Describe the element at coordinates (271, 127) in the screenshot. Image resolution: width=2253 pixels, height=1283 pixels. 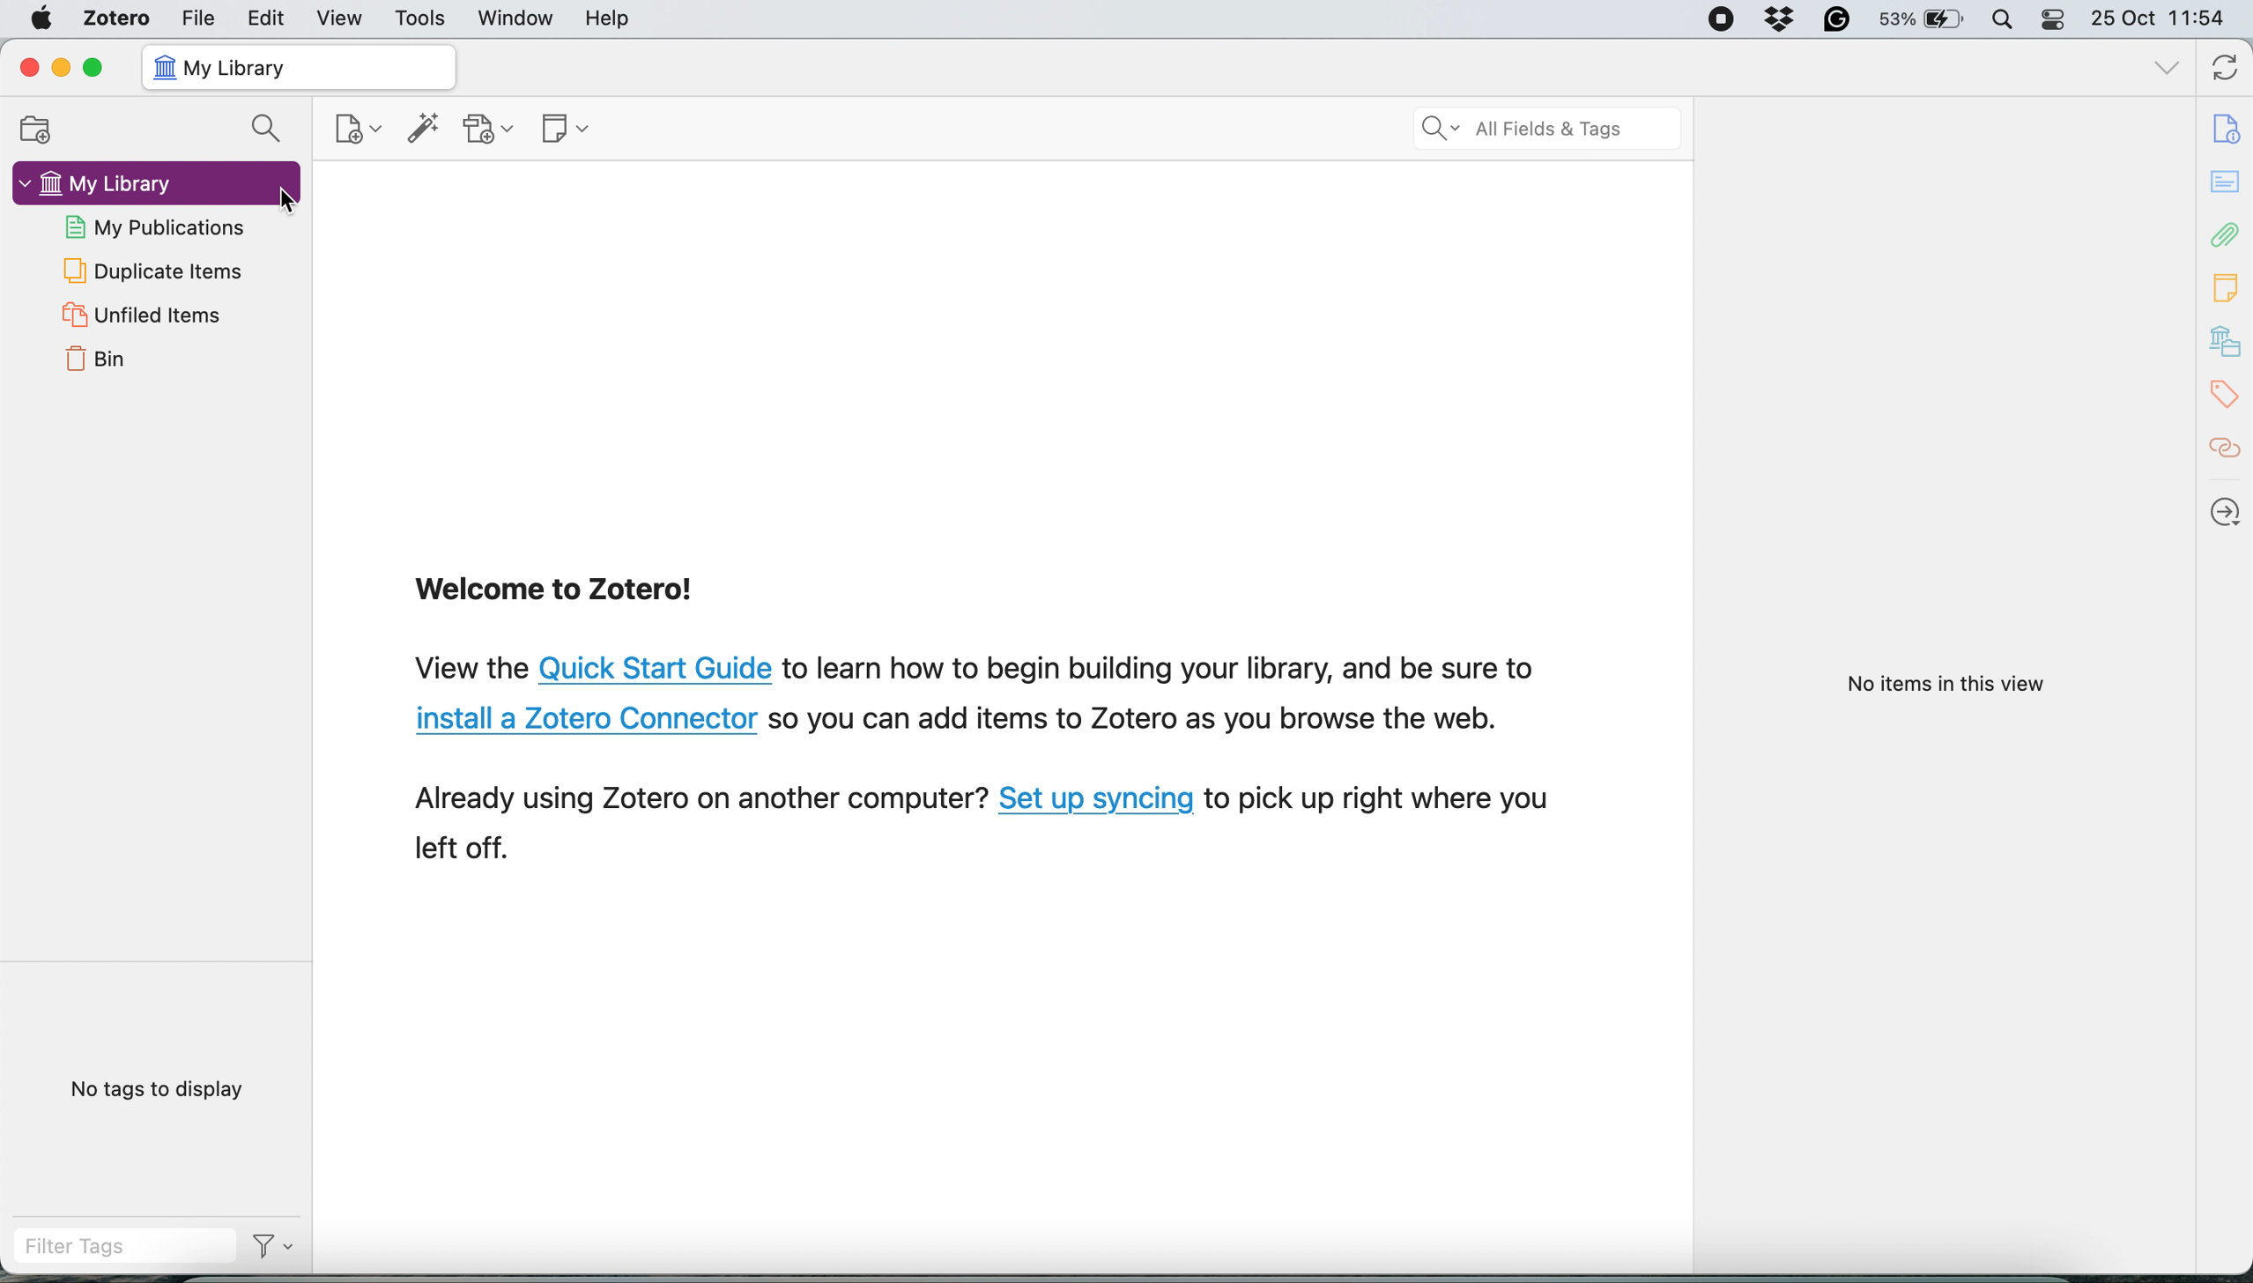
I see `search` at that location.